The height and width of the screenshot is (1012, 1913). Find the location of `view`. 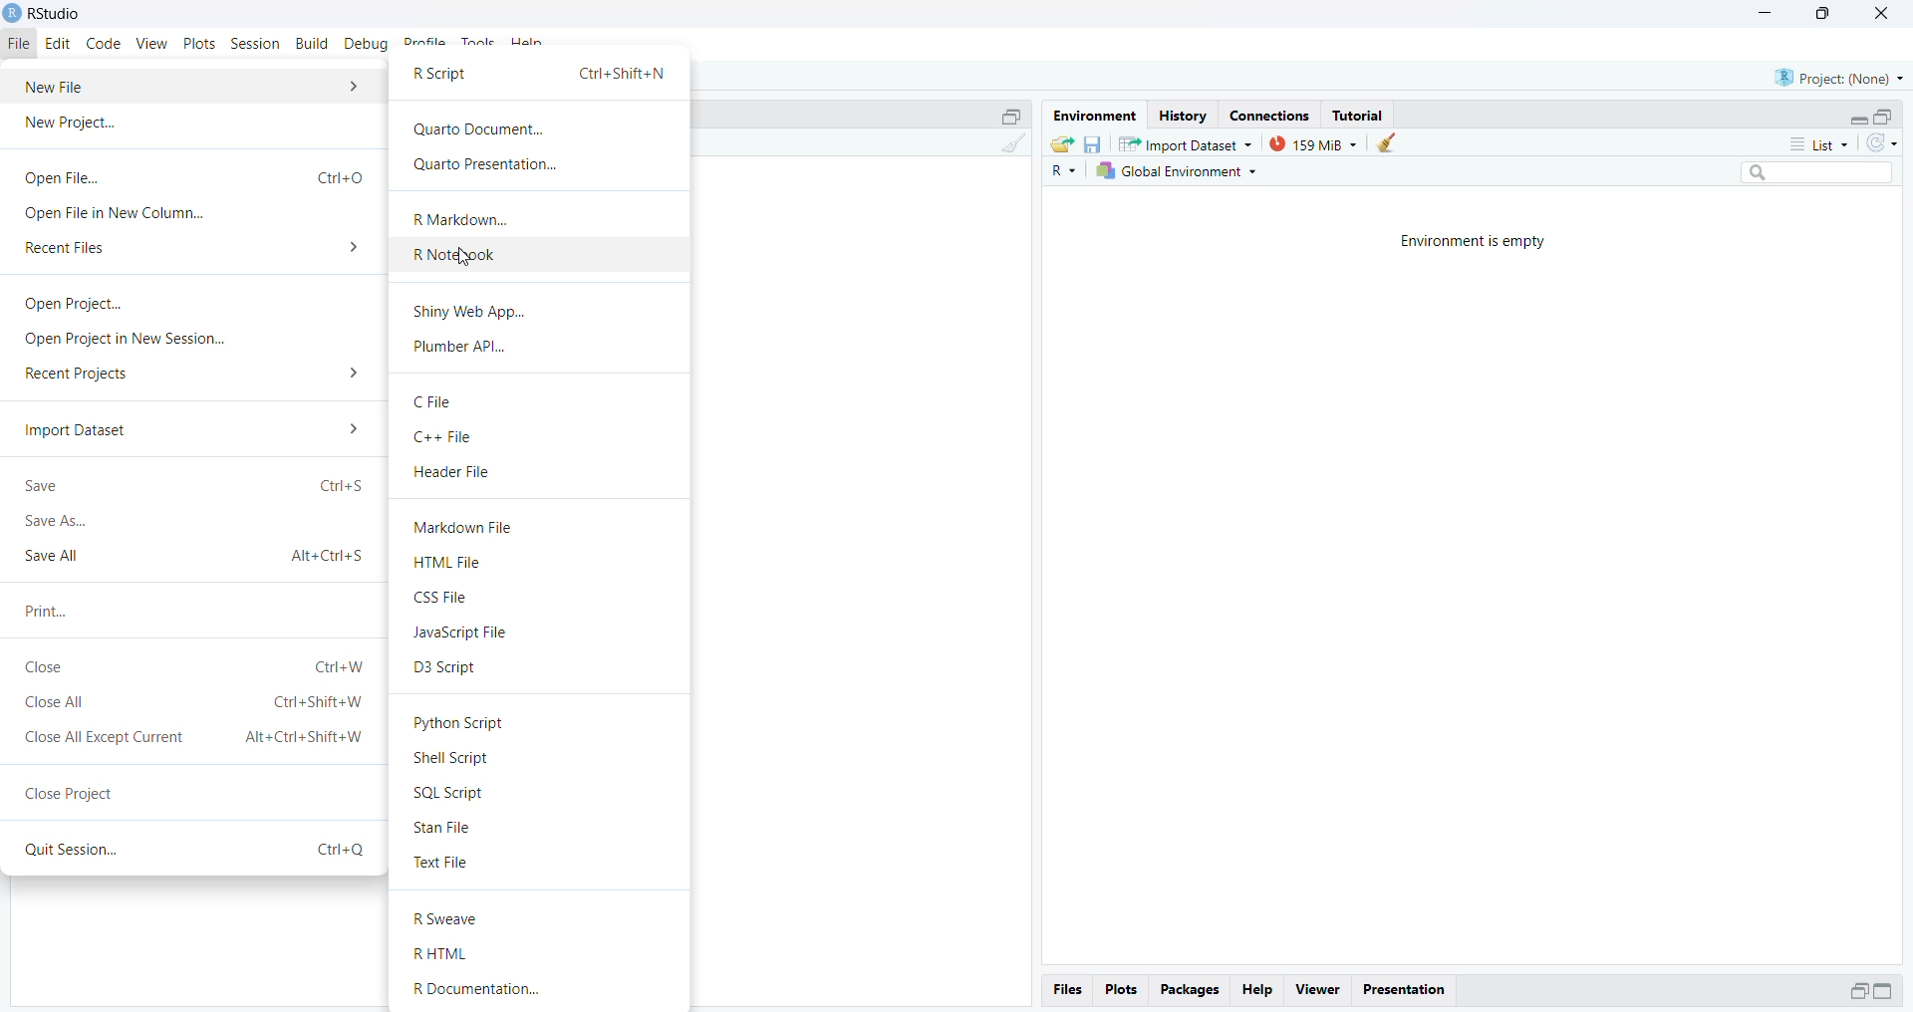

view is located at coordinates (152, 44).